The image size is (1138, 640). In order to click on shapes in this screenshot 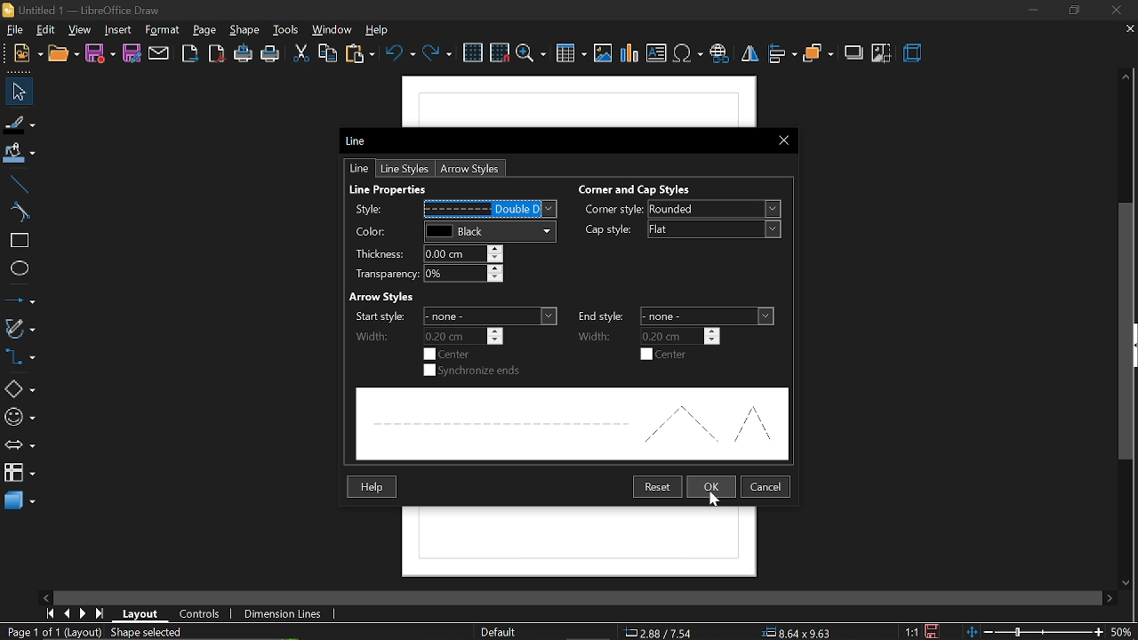, I will do `click(19, 388)`.